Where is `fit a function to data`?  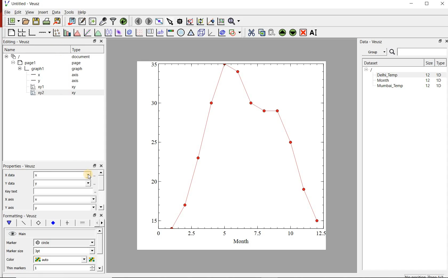 fit a function to data is located at coordinates (87, 32).